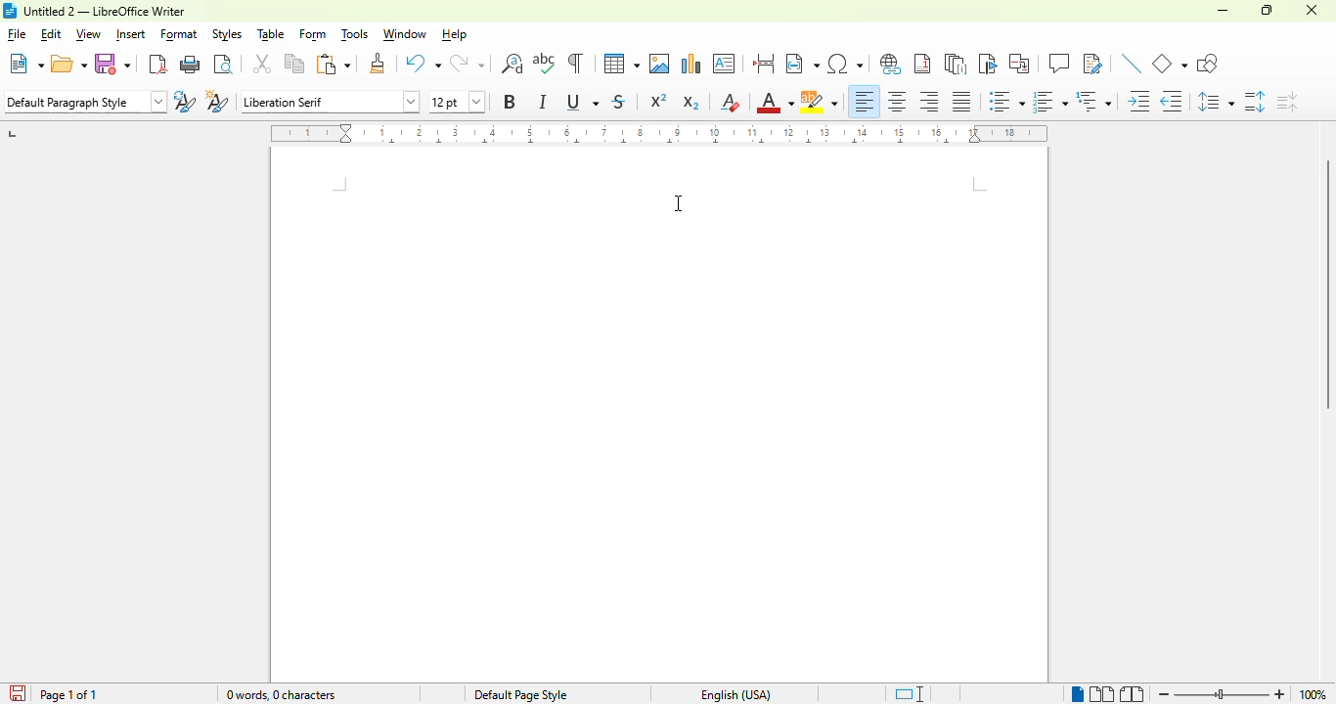 Image resolution: width=1336 pixels, height=704 pixels. What do you see at coordinates (1077, 694) in the screenshot?
I see `single-page view` at bounding box center [1077, 694].